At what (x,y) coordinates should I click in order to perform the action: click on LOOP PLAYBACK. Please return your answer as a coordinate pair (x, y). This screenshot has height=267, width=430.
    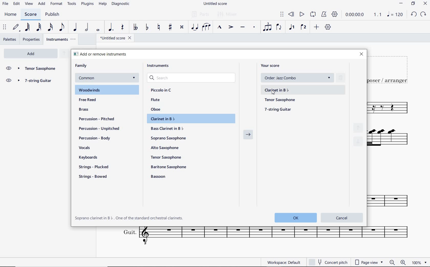
    Looking at the image, I should click on (312, 15).